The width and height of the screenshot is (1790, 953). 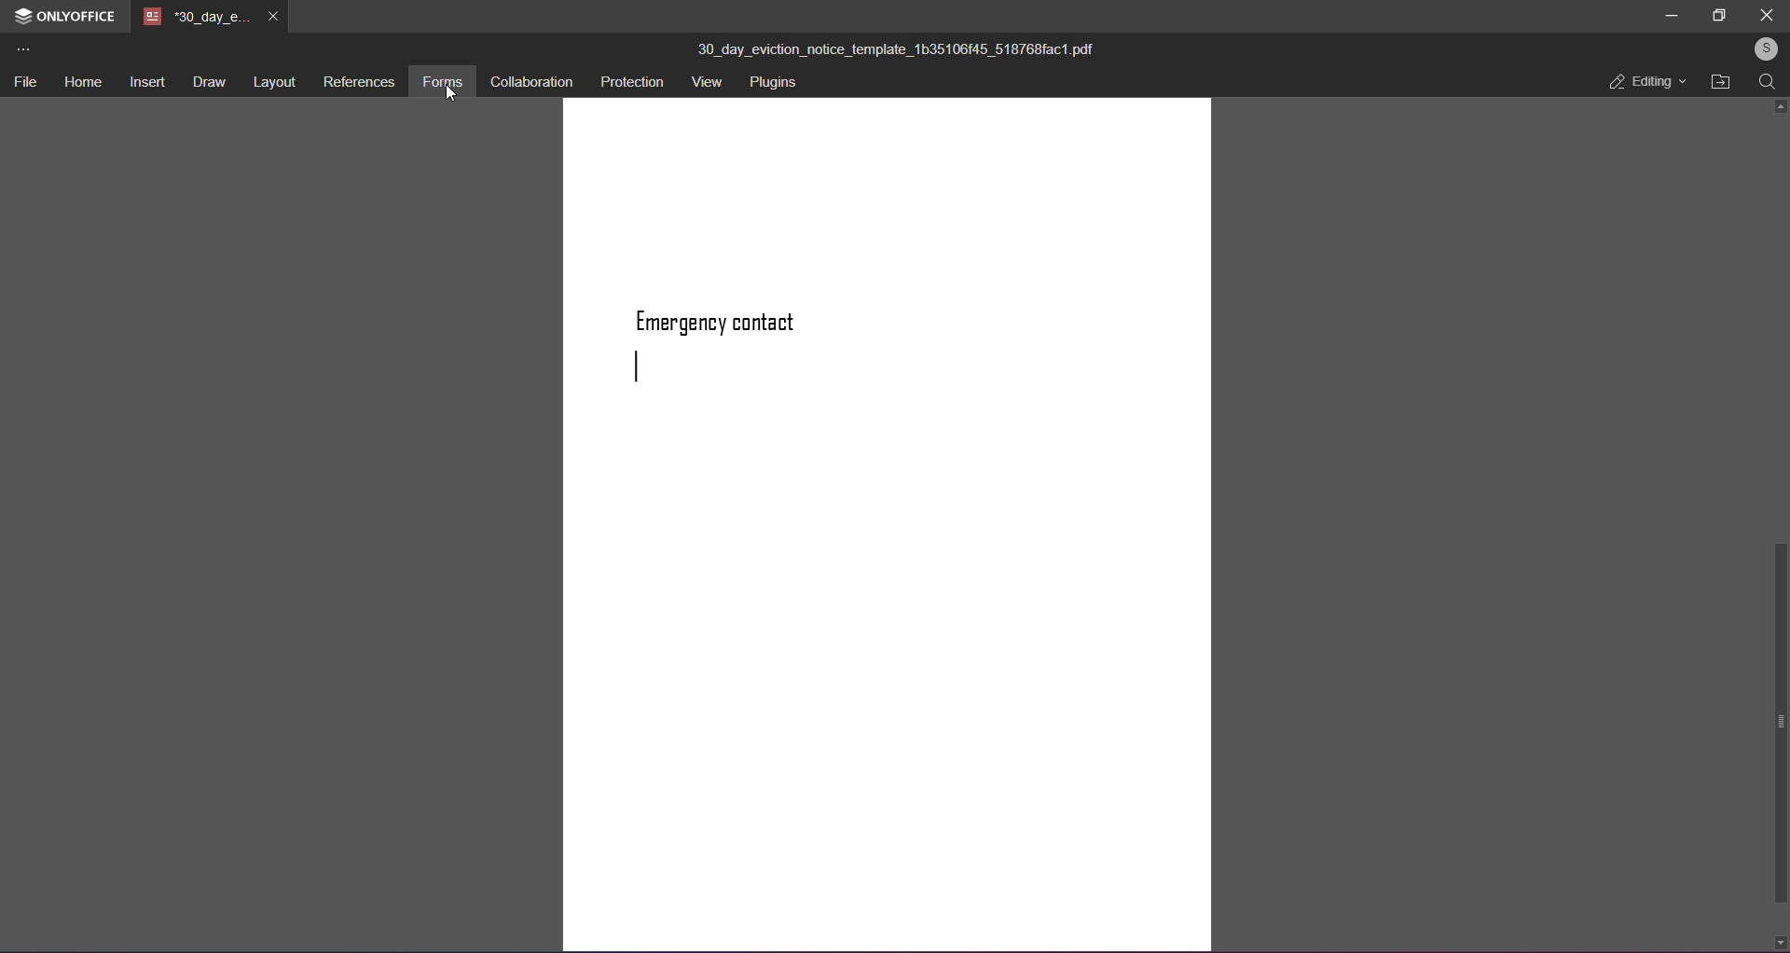 What do you see at coordinates (144, 85) in the screenshot?
I see `insert` at bounding box center [144, 85].